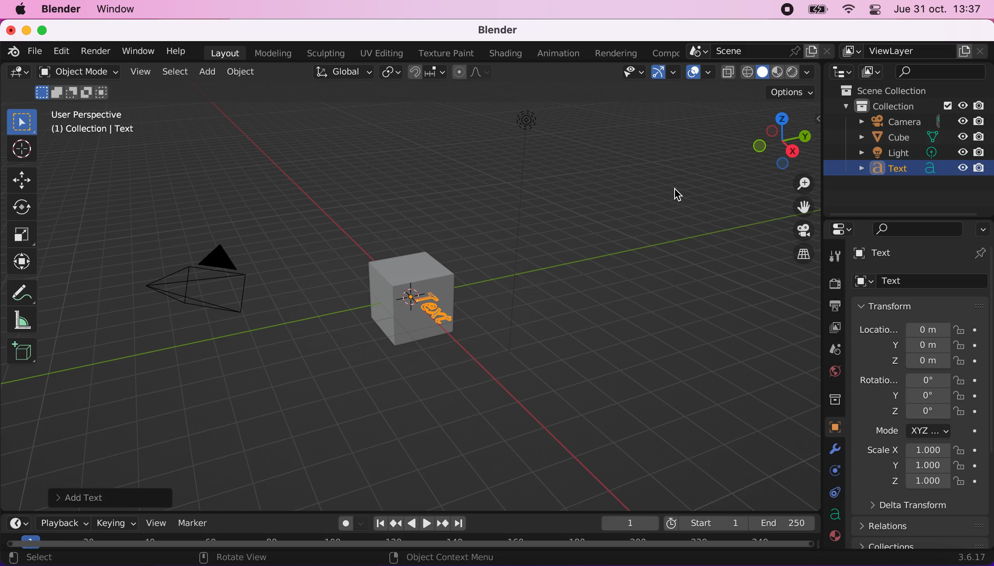 The width and height of the screenshot is (994, 566). What do you see at coordinates (559, 53) in the screenshot?
I see `animation` at bounding box center [559, 53].